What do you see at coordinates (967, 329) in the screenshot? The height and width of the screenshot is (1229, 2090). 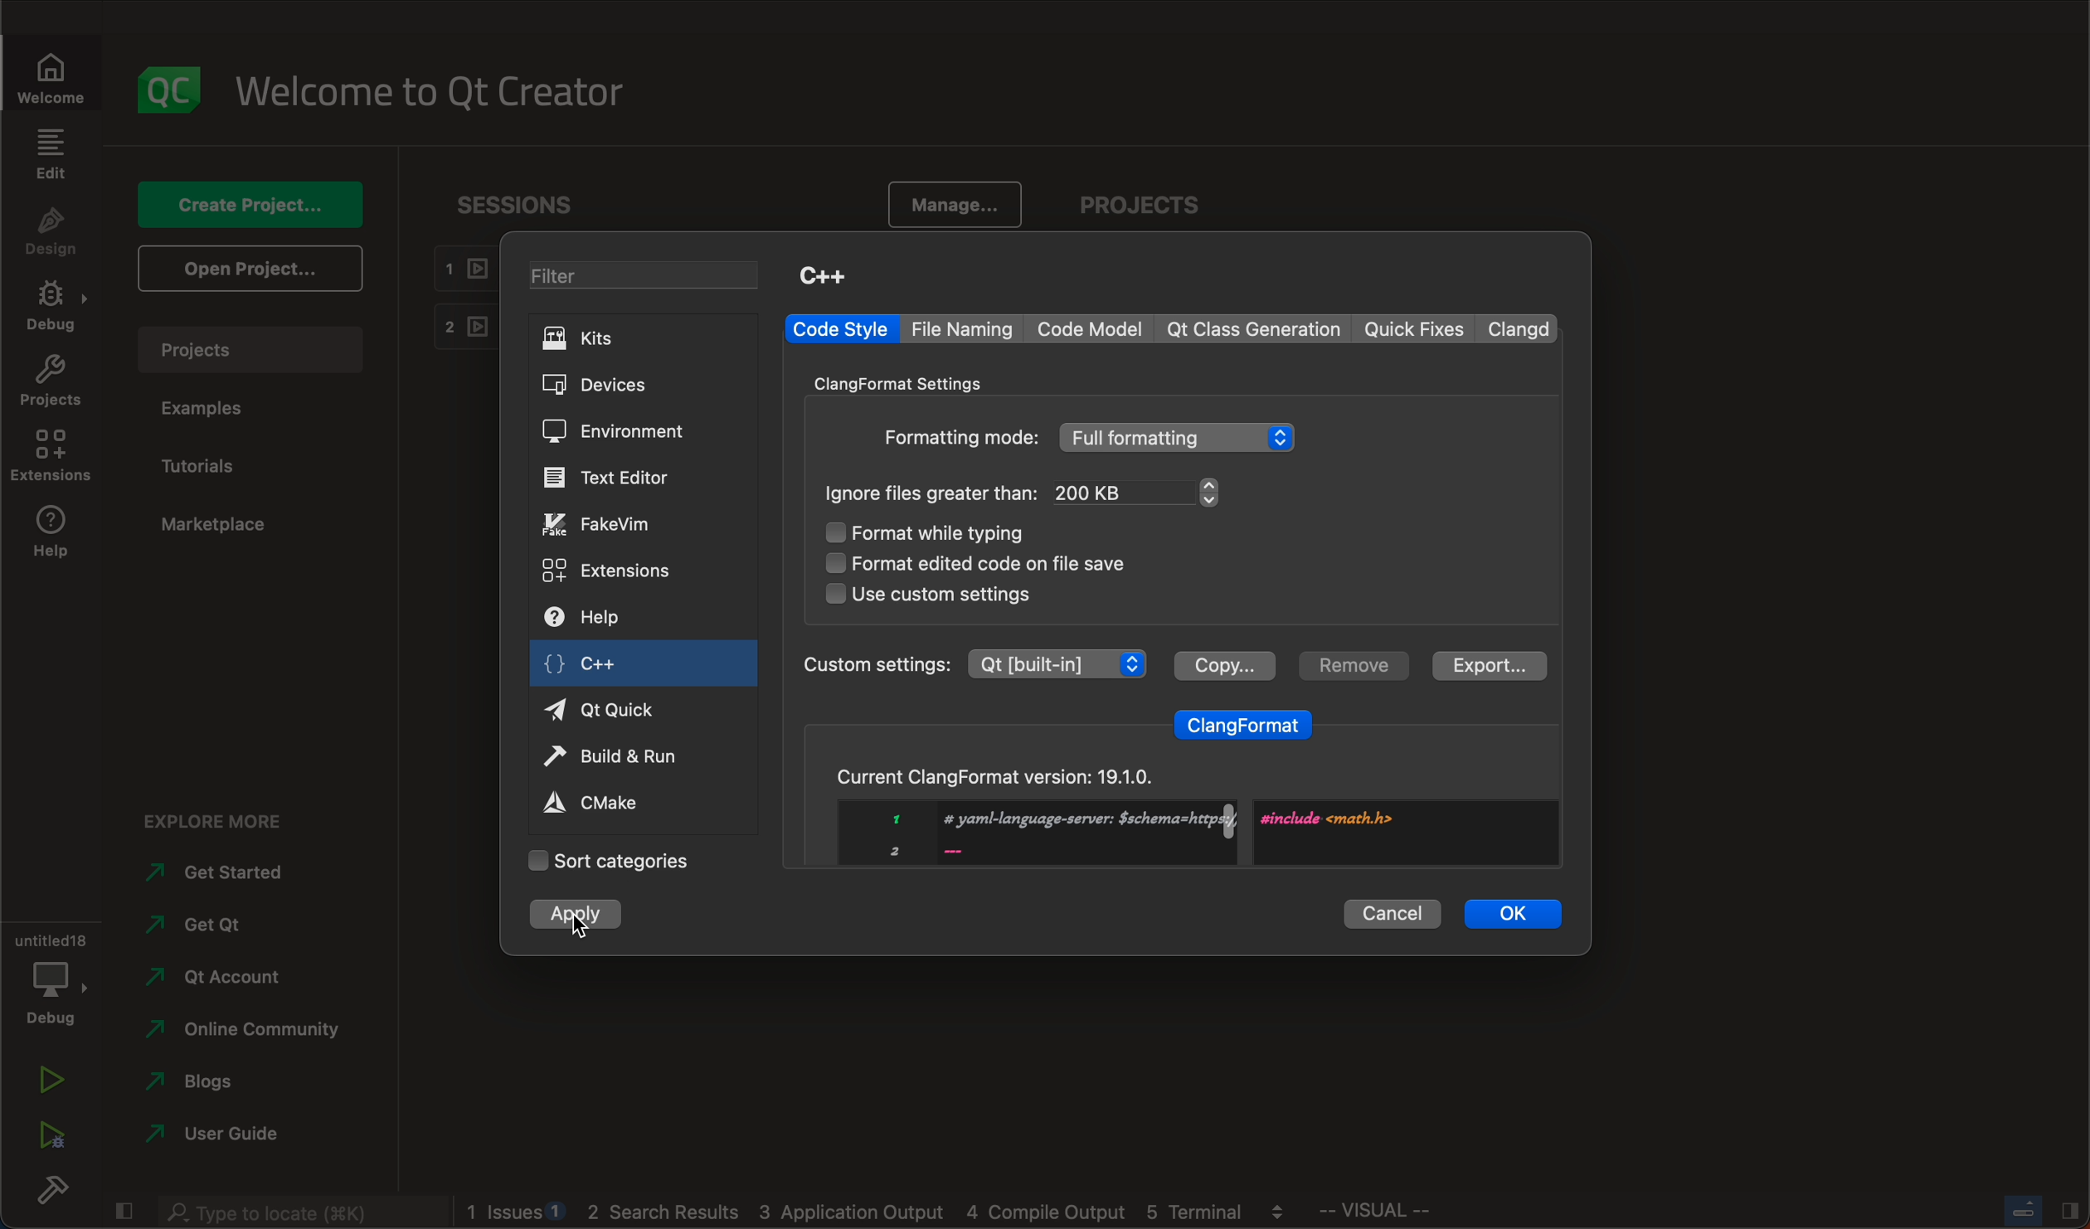 I see `file naming` at bounding box center [967, 329].